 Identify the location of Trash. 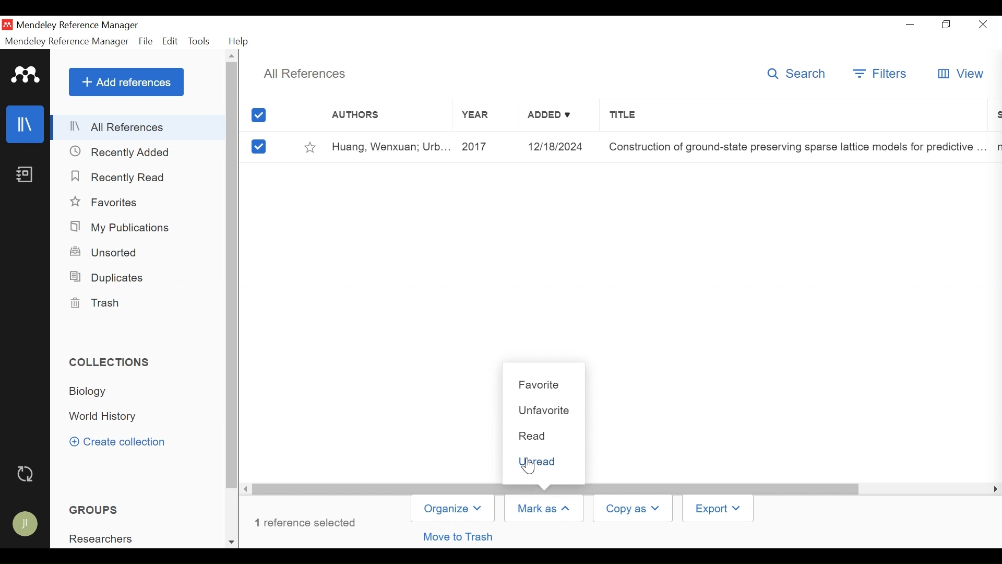
(96, 303).